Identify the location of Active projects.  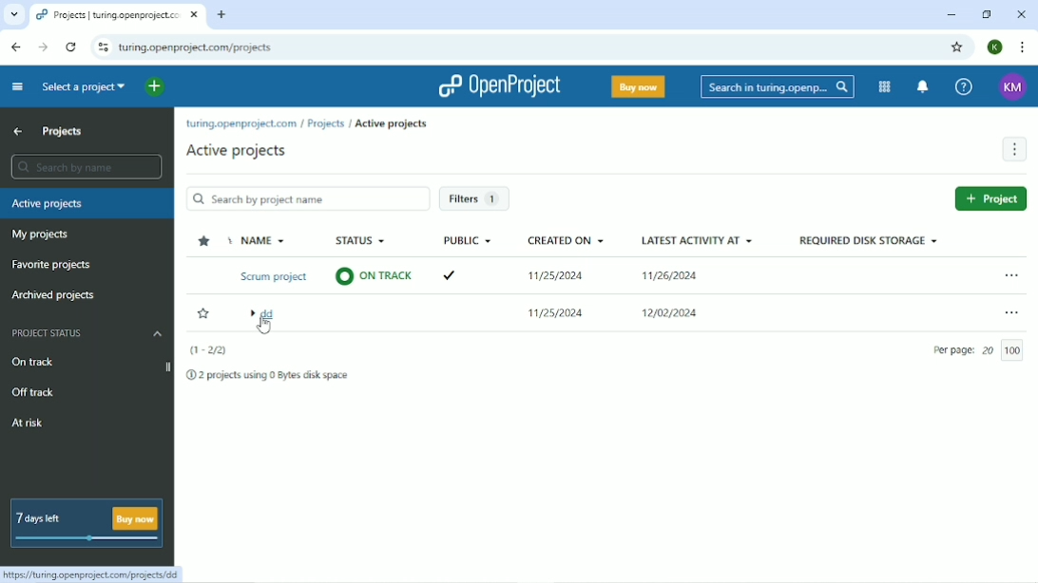
(397, 124).